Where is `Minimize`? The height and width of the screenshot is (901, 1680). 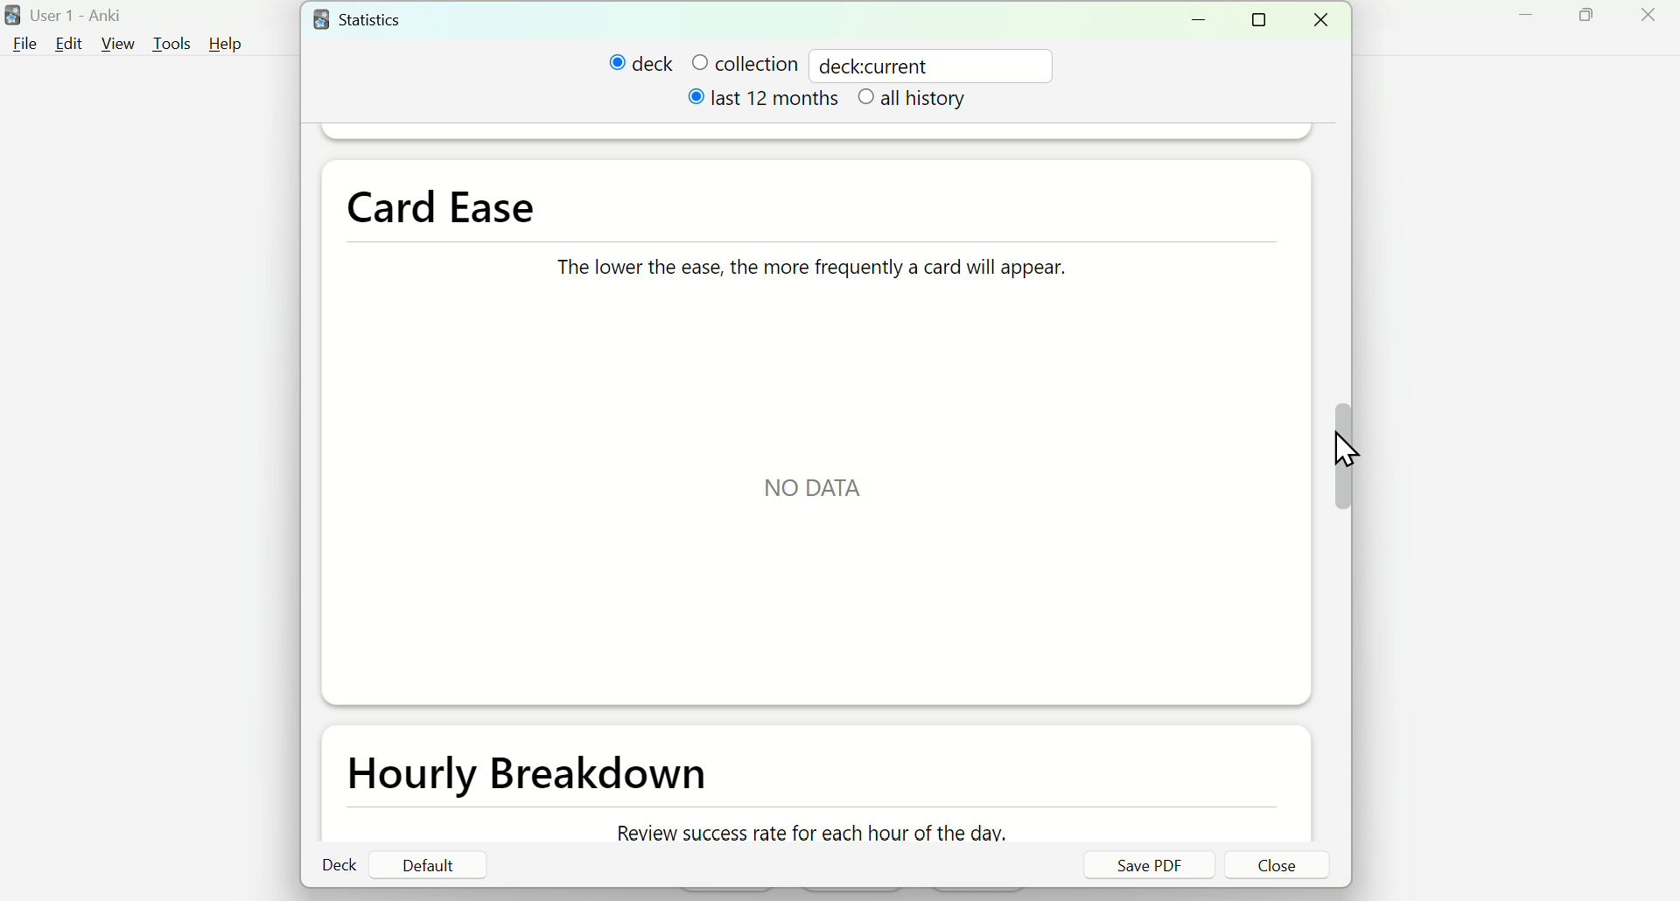 Minimize is located at coordinates (1522, 22).